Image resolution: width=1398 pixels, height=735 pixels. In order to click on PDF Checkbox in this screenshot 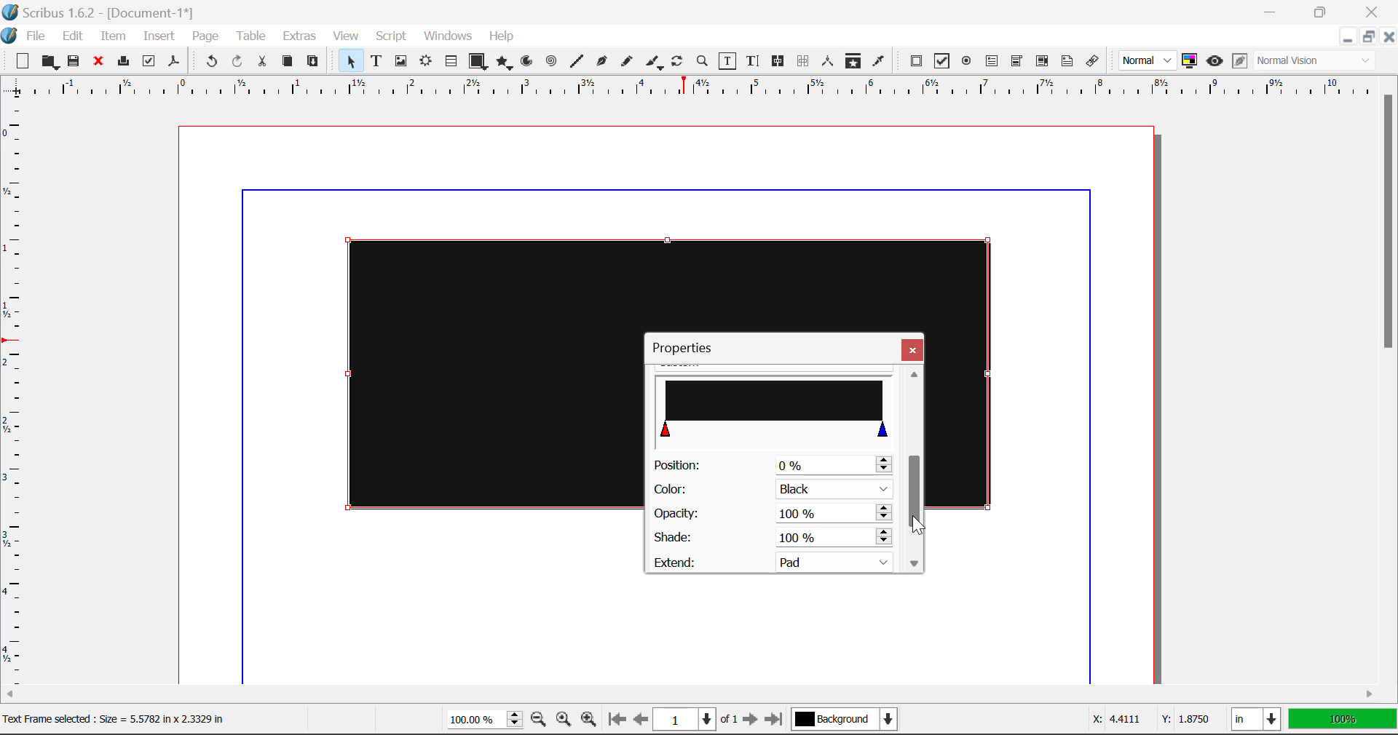, I will do `click(941, 61)`.